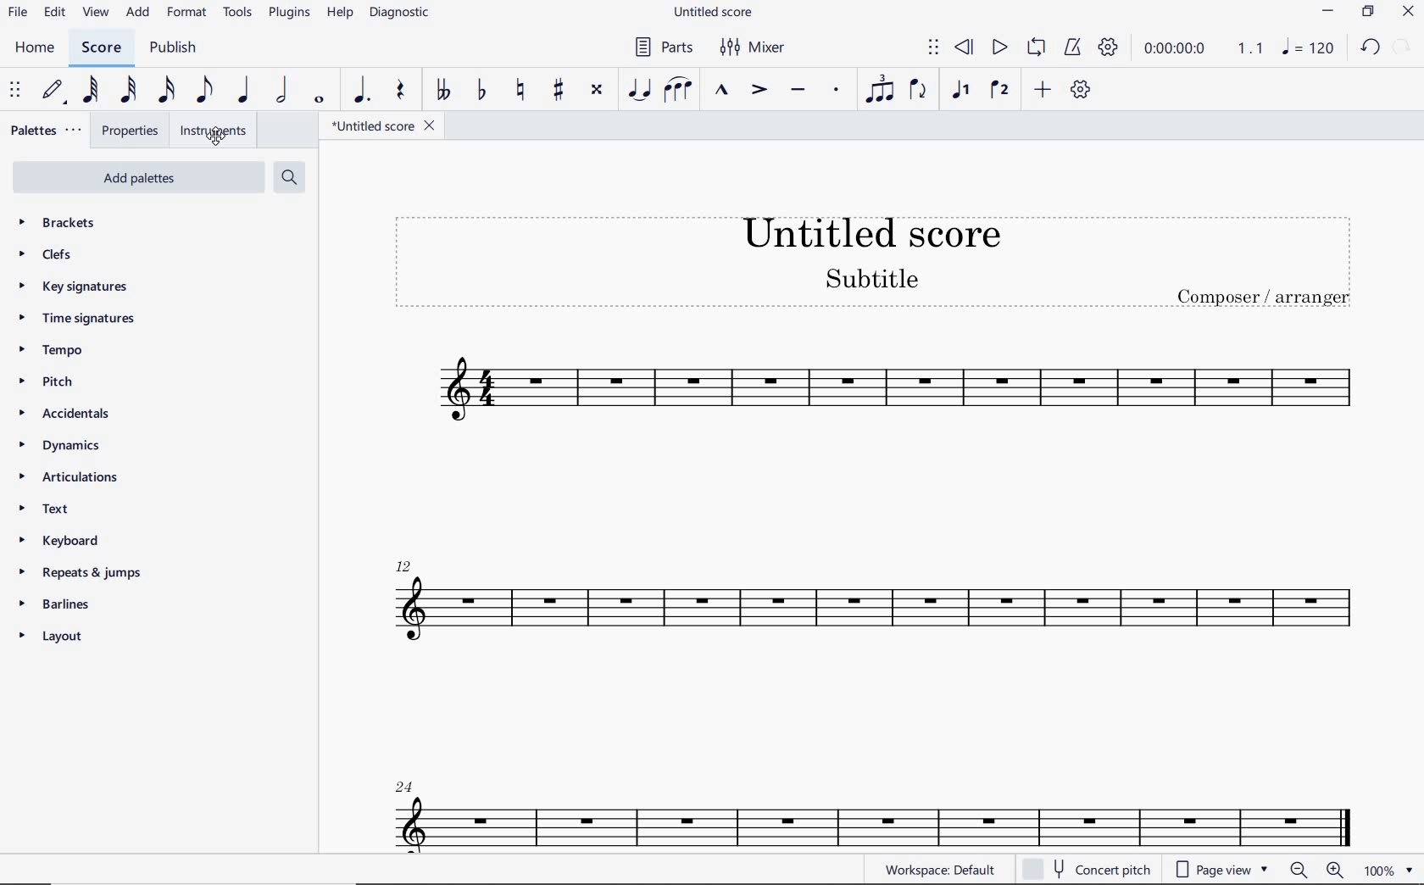 This screenshot has width=1424, height=885. What do you see at coordinates (341, 15) in the screenshot?
I see `HELP` at bounding box center [341, 15].